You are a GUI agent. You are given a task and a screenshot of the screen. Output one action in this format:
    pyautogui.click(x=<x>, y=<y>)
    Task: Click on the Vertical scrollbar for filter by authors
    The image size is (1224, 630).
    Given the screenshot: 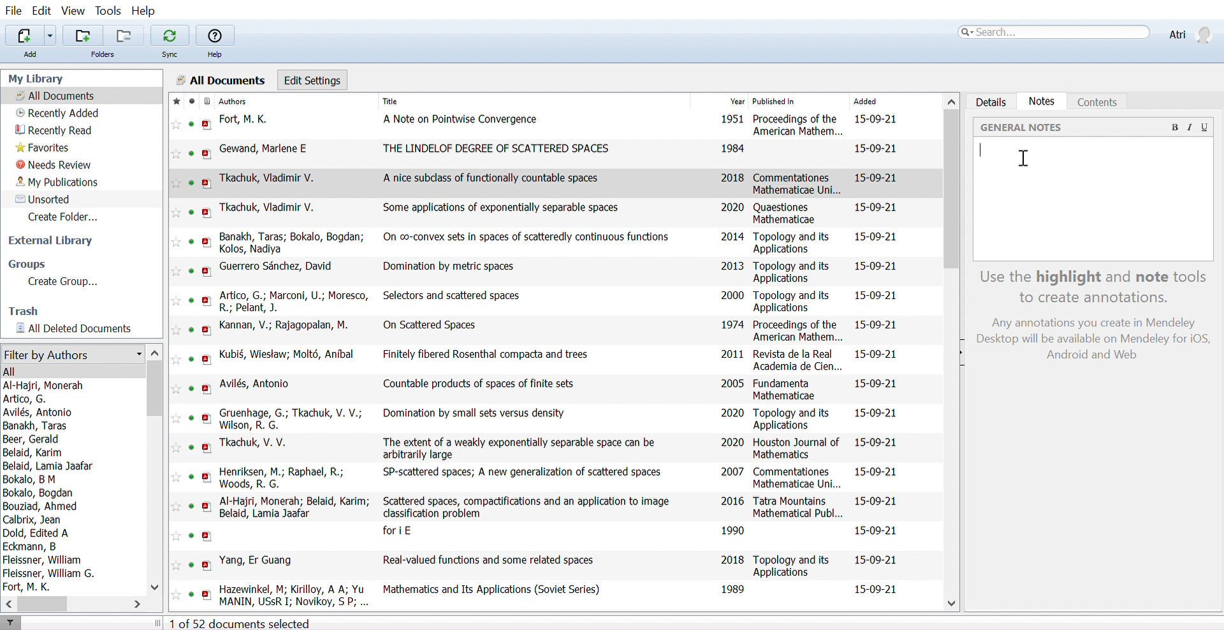 What is the action you would take?
    pyautogui.click(x=156, y=390)
    